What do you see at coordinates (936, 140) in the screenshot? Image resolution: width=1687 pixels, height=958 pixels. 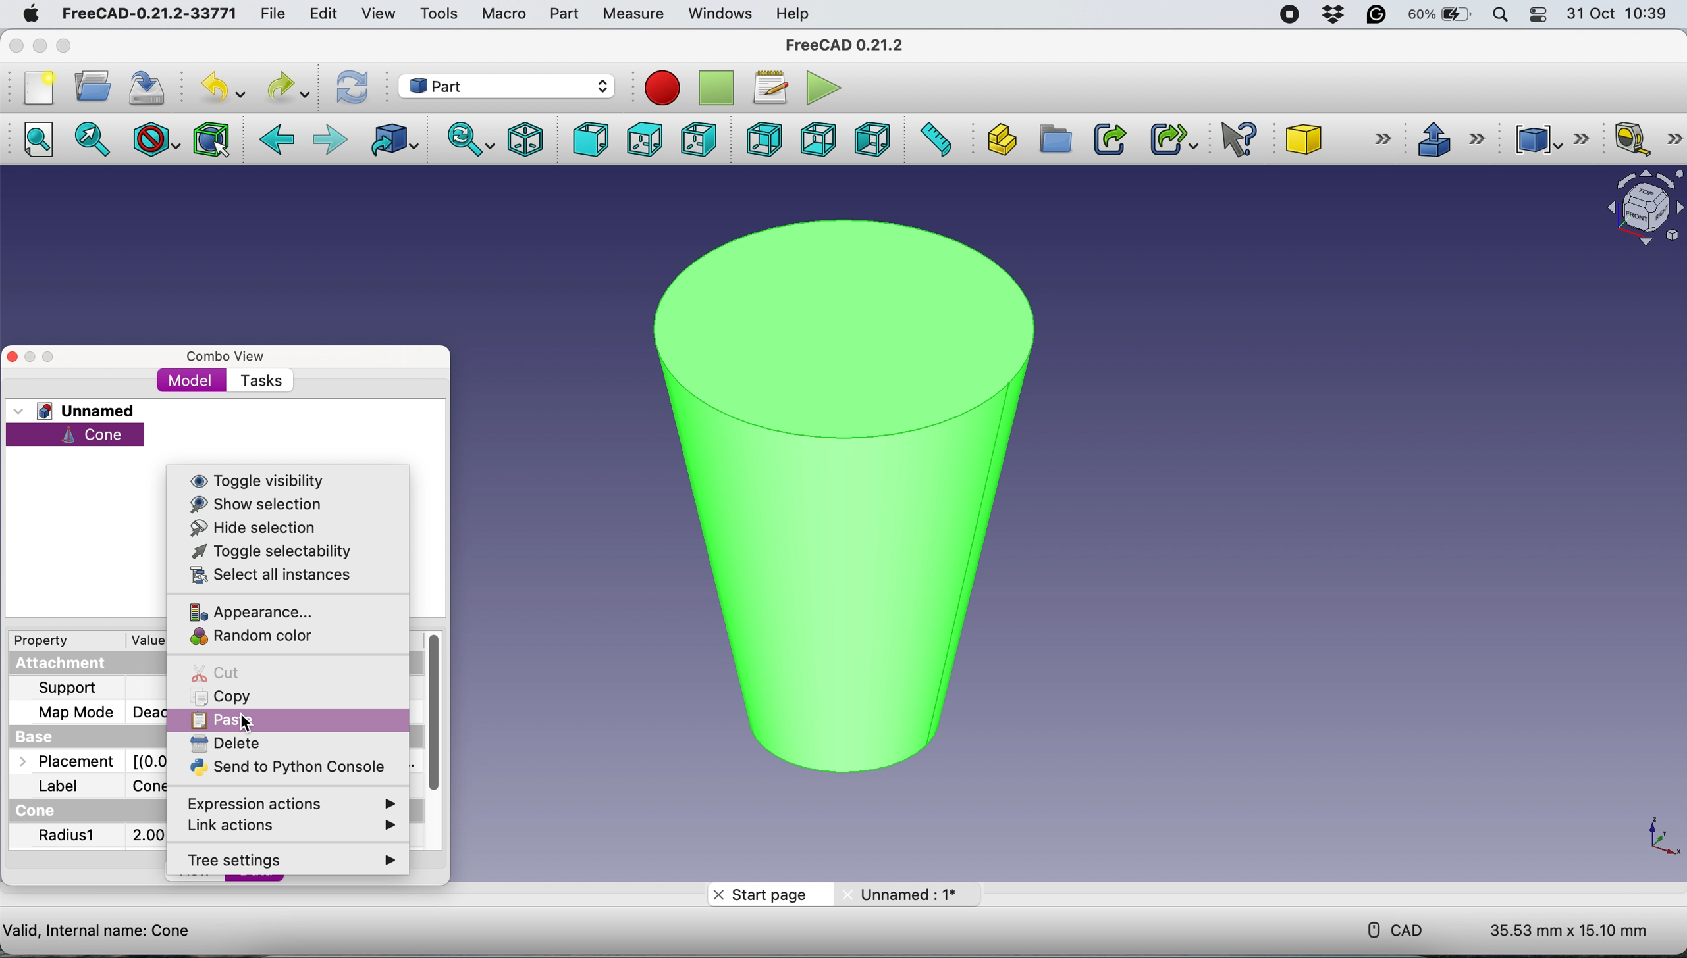 I see `measure distance` at bounding box center [936, 140].